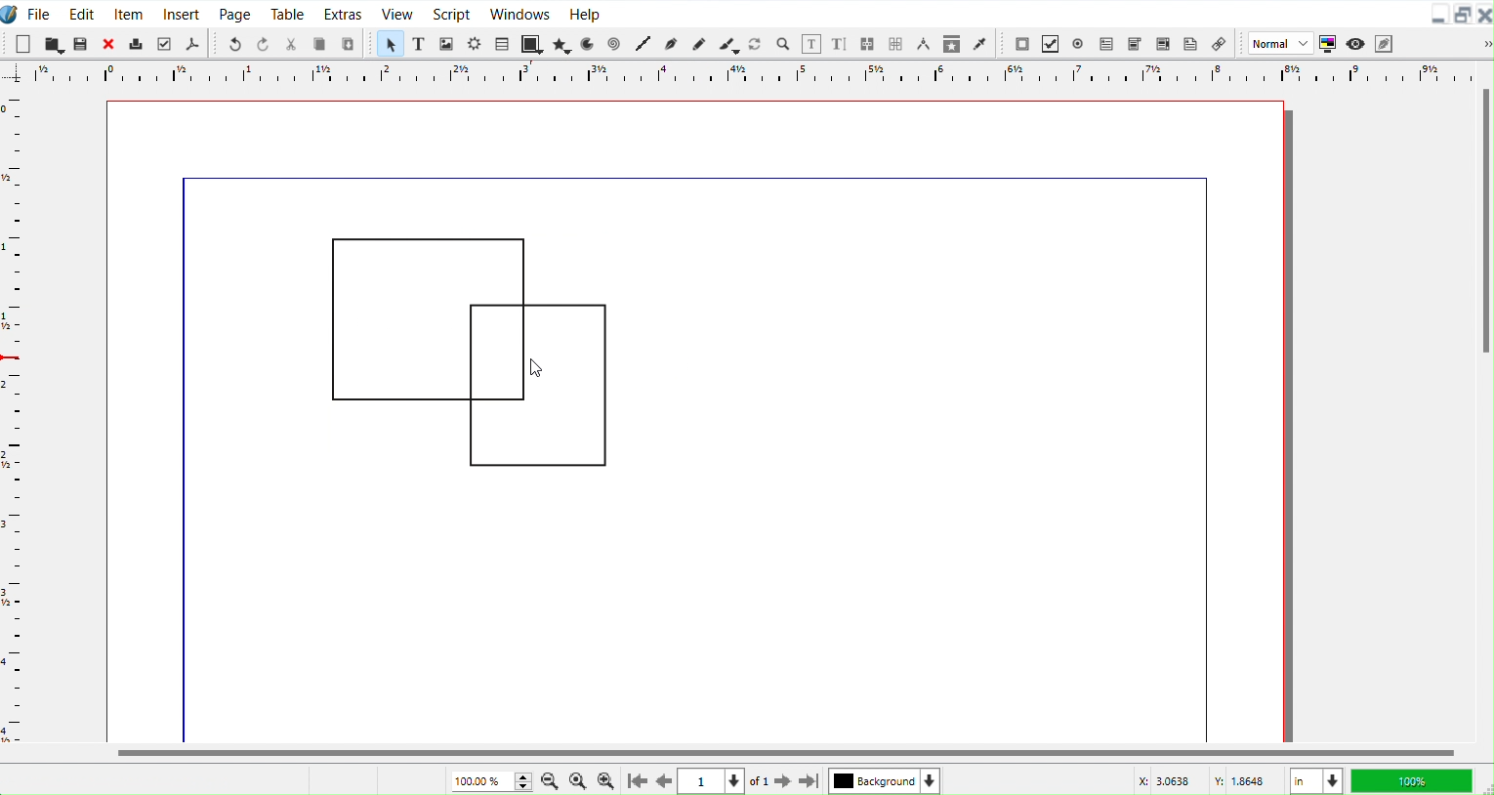 The image size is (1494, 795). Describe the element at coordinates (697, 43) in the screenshot. I see `Freehand line` at that location.